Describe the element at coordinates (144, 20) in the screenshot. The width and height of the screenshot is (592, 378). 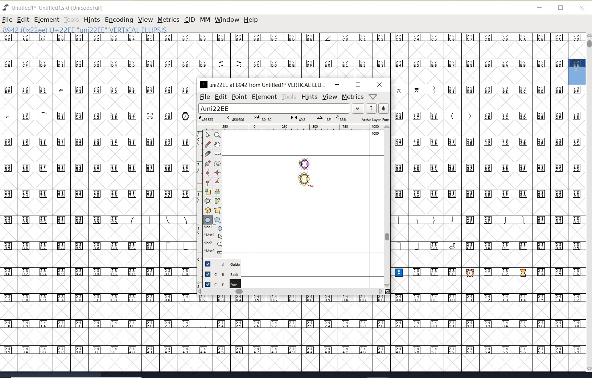
I see `VIEW` at that location.